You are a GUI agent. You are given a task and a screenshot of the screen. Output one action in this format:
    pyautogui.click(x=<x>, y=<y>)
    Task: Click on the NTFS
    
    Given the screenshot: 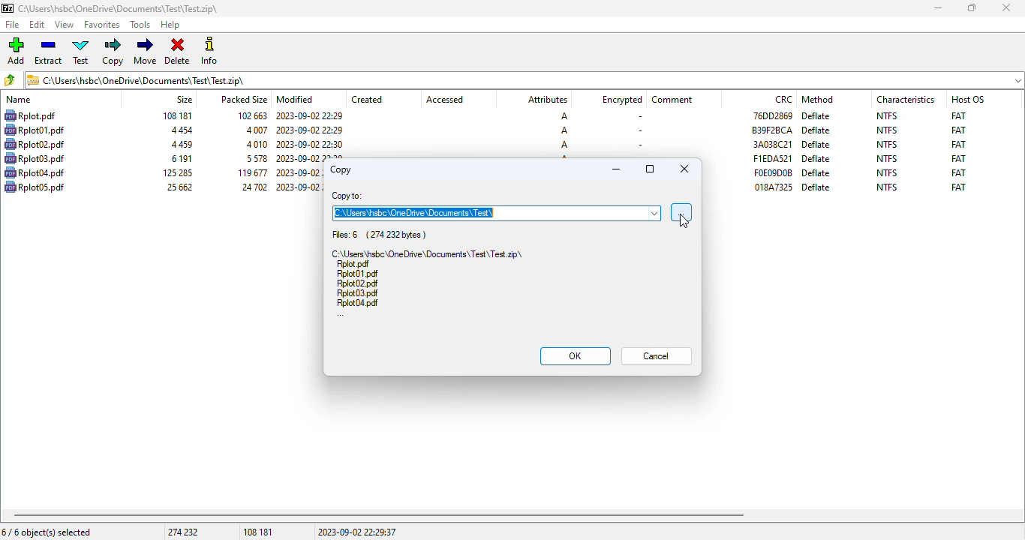 What is the action you would take?
    pyautogui.click(x=887, y=115)
    